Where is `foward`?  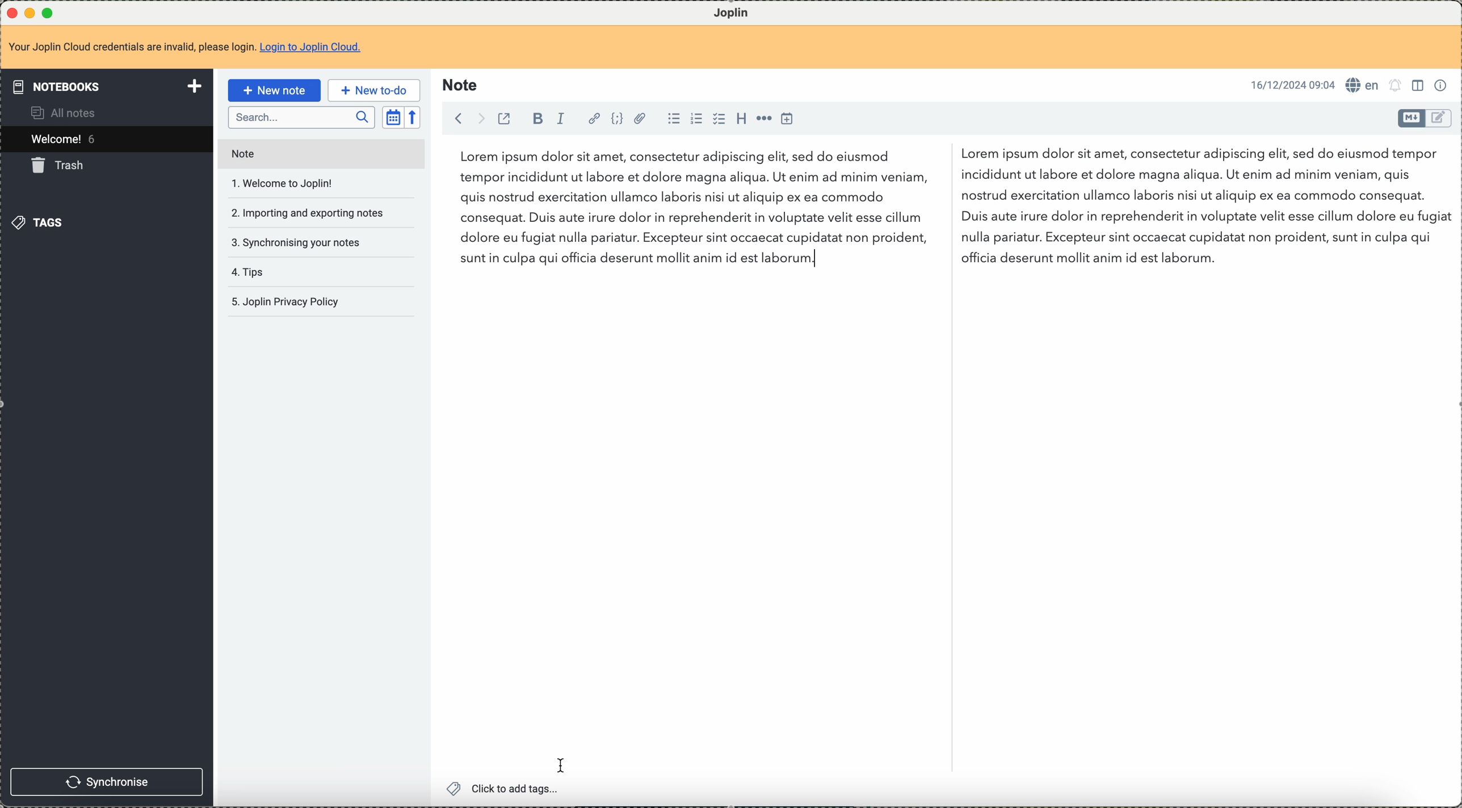
foward is located at coordinates (478, 119).